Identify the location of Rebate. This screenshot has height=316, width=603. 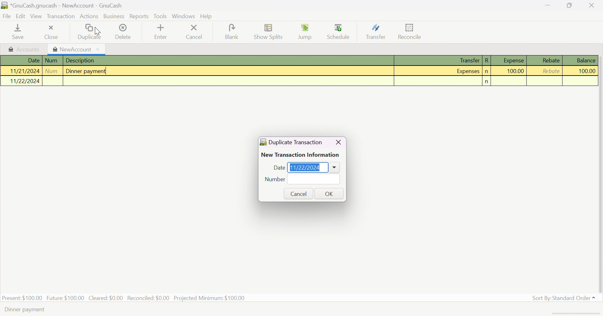
(551, 60).